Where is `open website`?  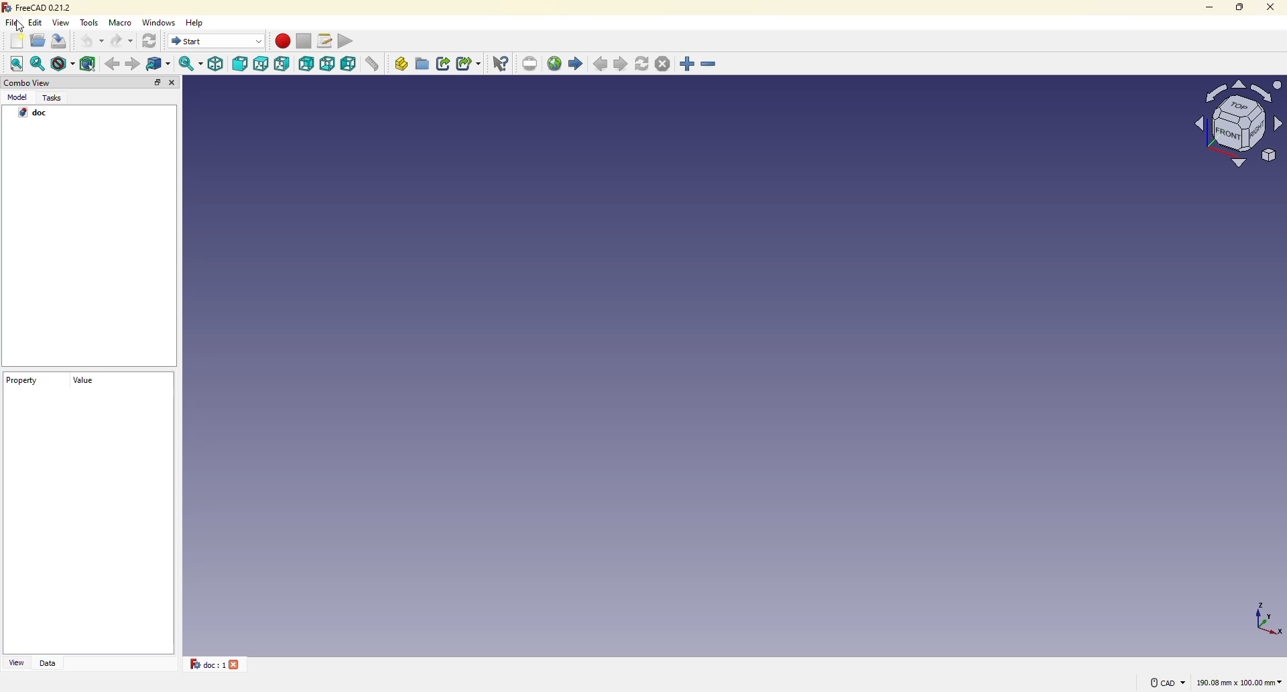
open website is located at coordinates (555, 62).